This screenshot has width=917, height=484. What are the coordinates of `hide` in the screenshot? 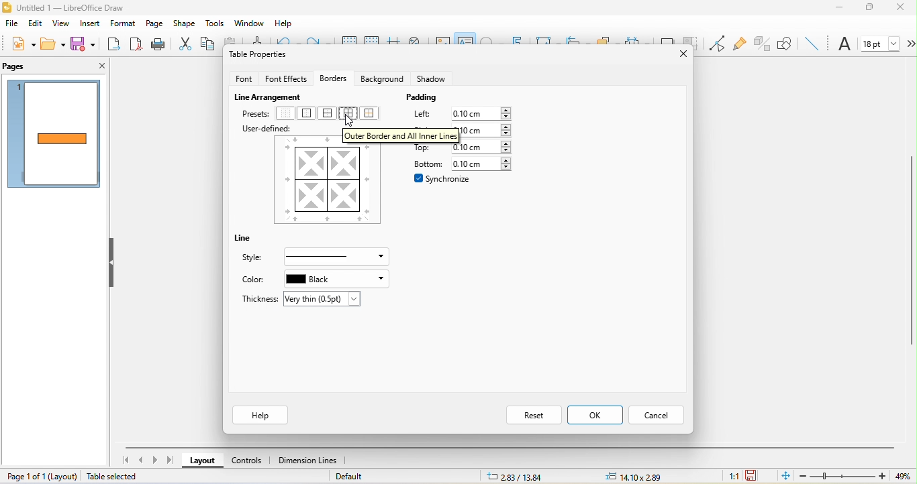 It's located at (113, 265).